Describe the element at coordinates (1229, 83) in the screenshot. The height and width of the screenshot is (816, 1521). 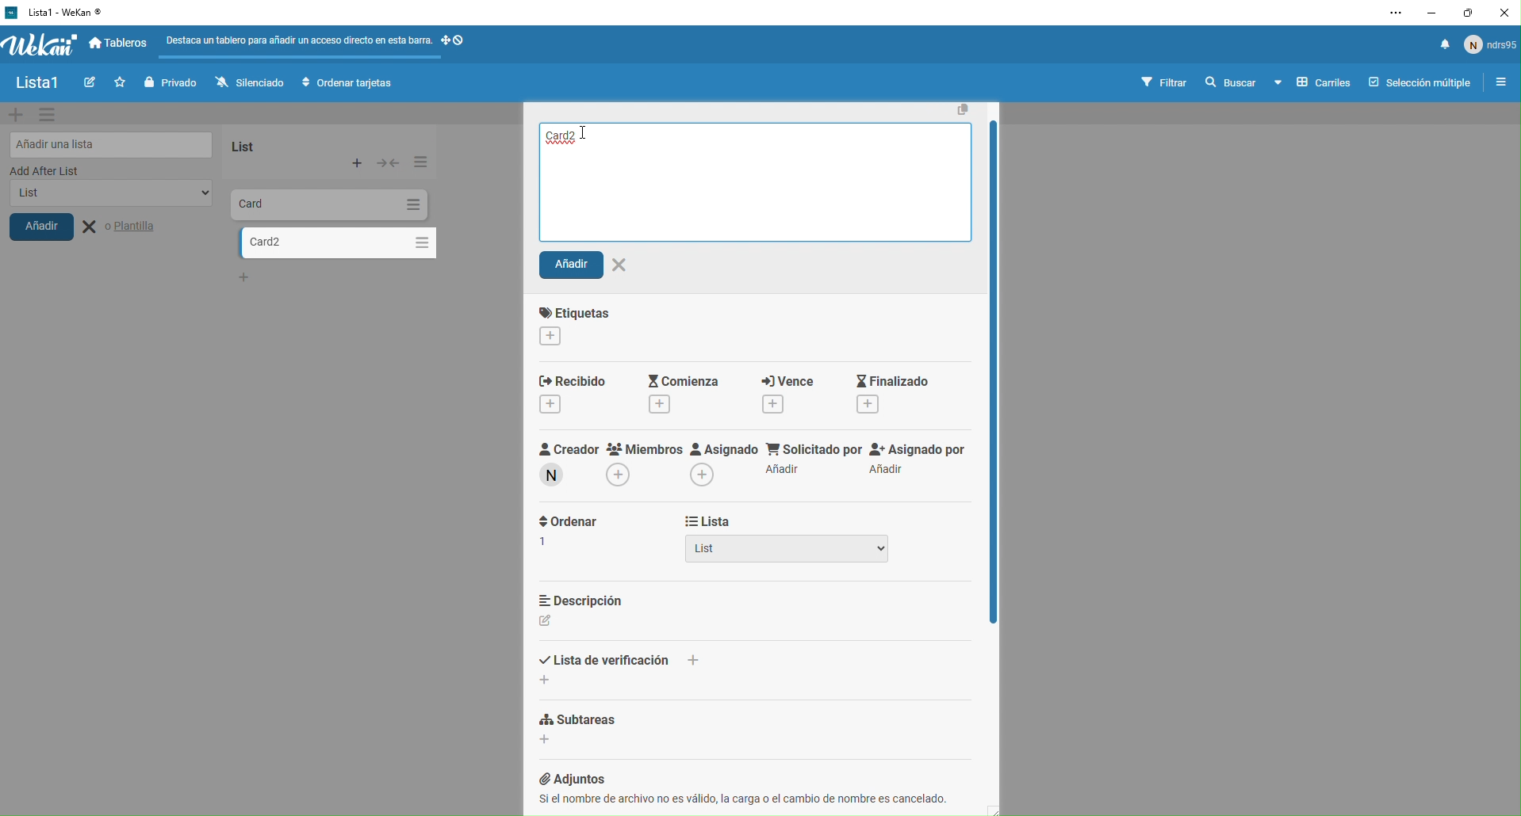
I see `buscar` at that location.